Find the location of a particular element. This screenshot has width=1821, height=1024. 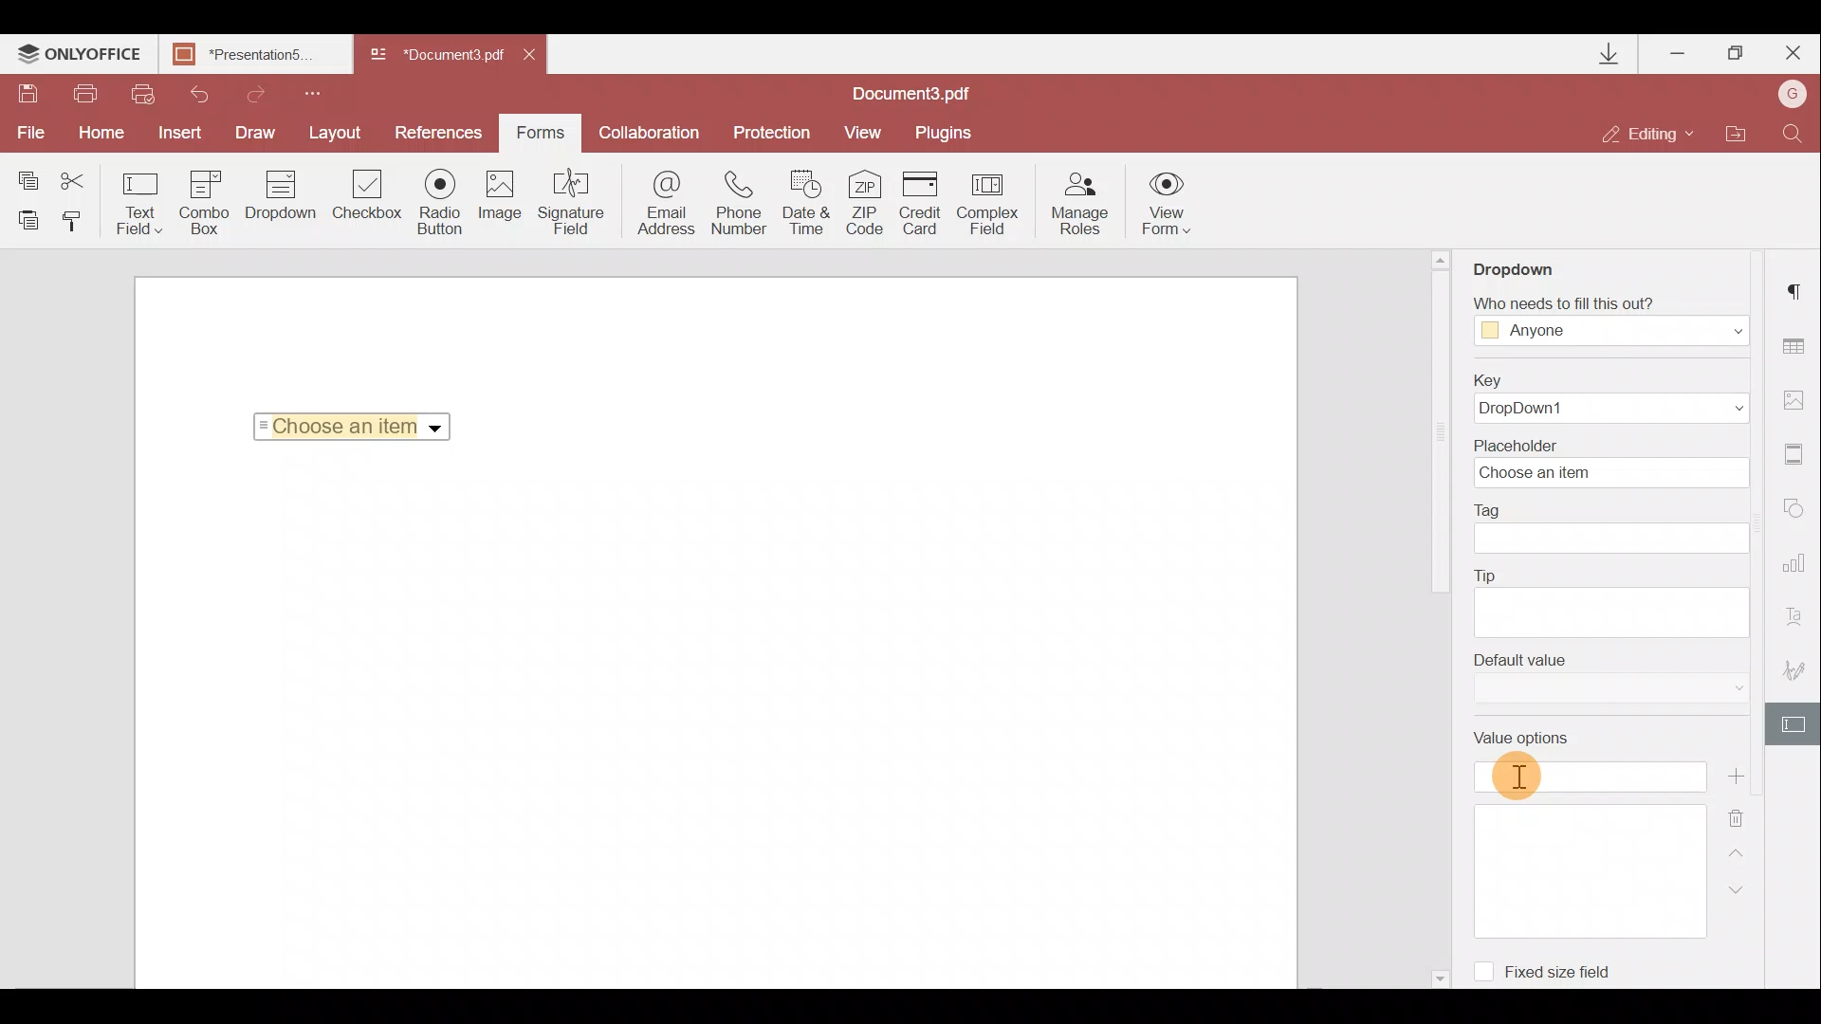

Tip is located at coordinates (1610, 600).